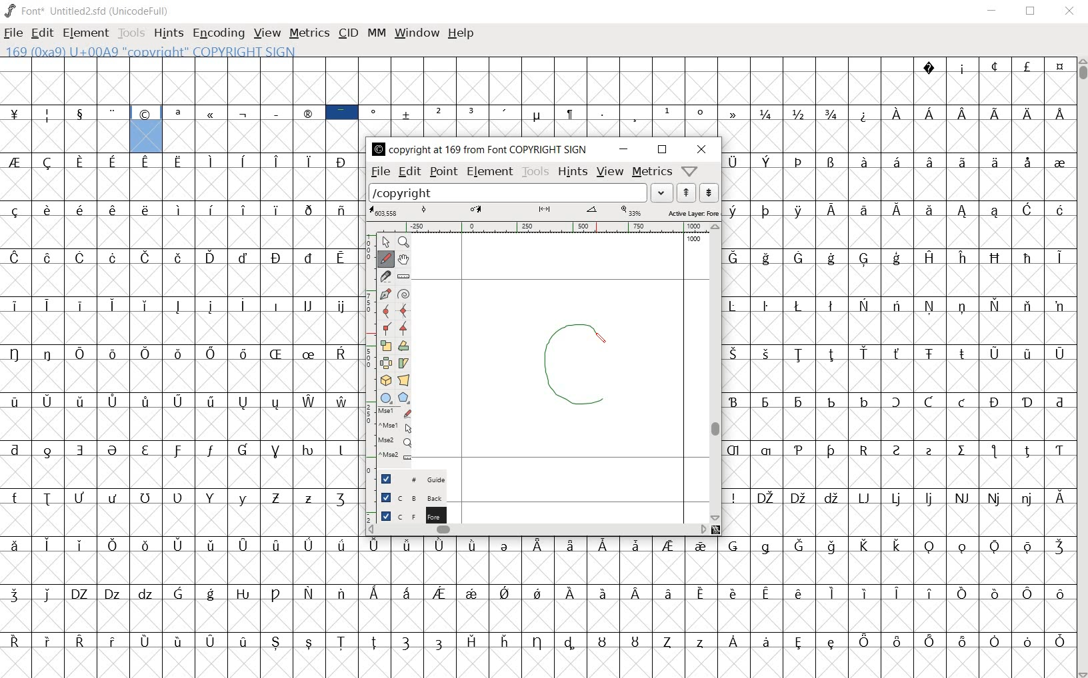  What do you see at coordinates (663, 150) in the screenshot?
I see `restore` at bounding box center [663, 150].